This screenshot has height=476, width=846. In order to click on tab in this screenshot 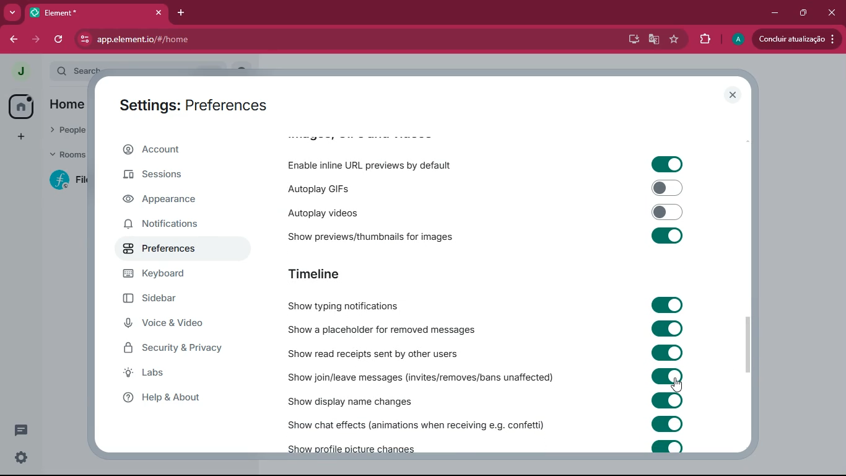, I will do `click(61, 12)`.